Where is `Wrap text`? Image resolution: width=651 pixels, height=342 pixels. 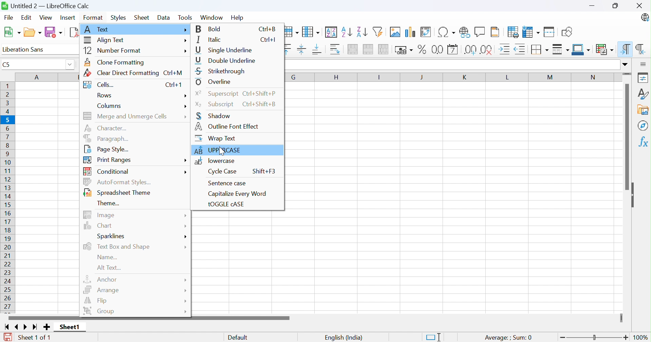 Wrap text is located at coordinates (217, 139).